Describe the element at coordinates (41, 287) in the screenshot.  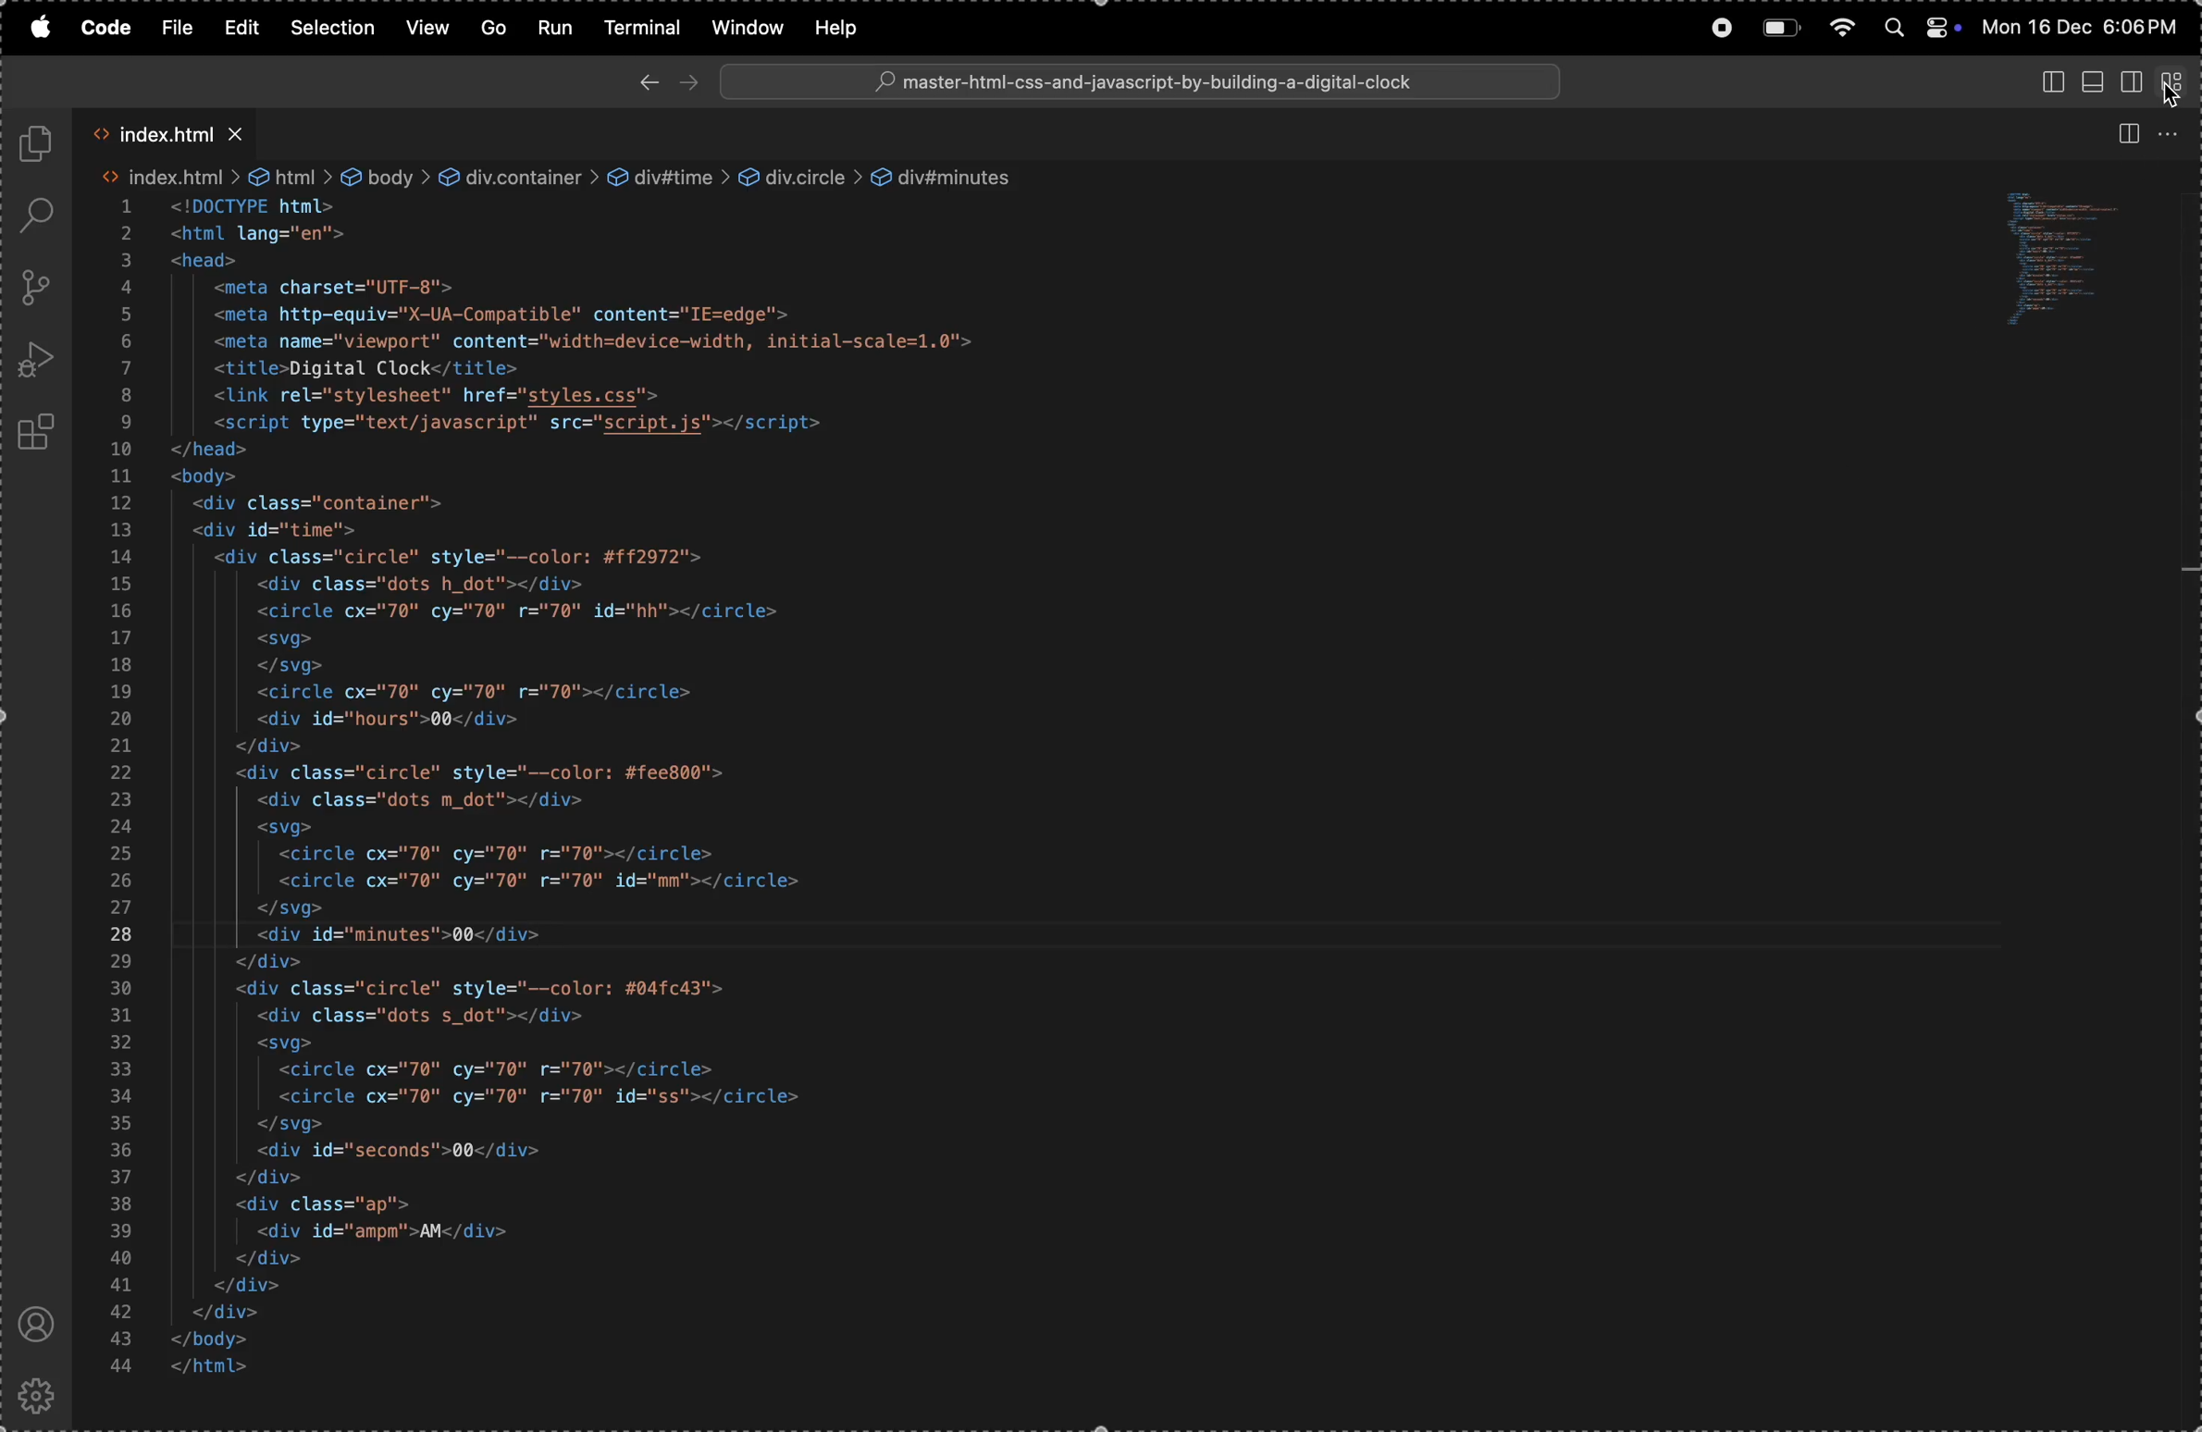
I see `source control` at that location.